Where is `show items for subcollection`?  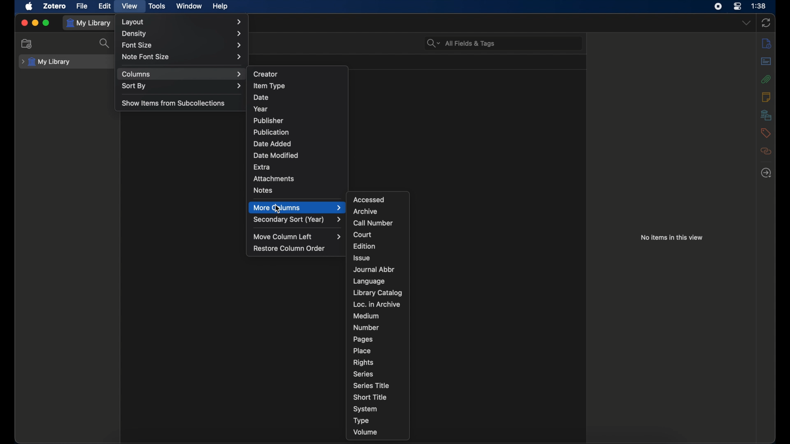 show items for subcollection is located at coordinates (173, 104).